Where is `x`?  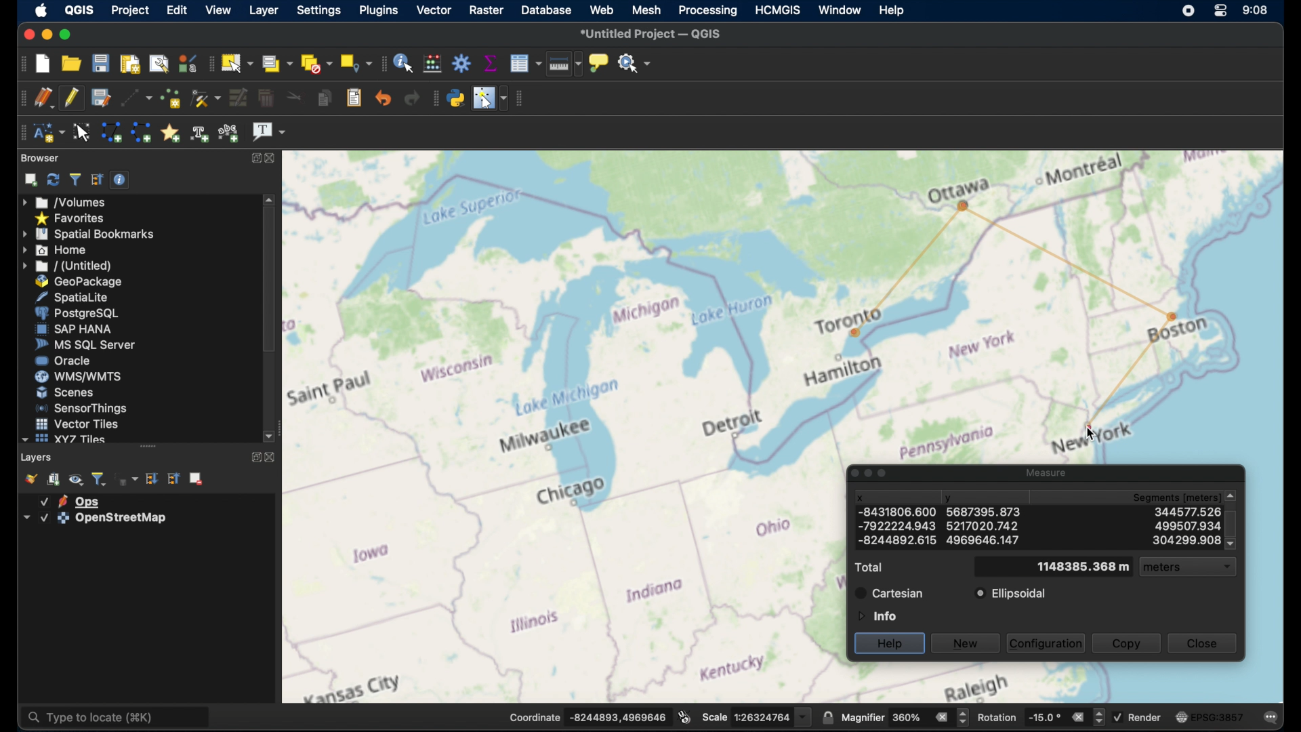
x is located at coordinates (897, 540).